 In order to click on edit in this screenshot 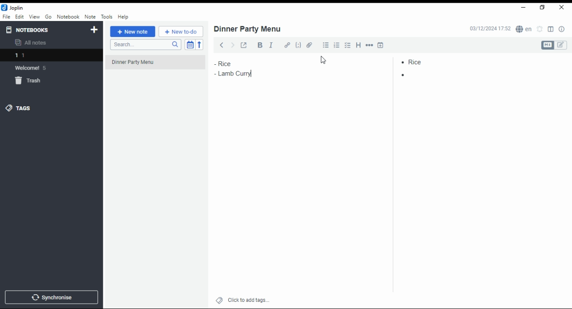, I will do `click(20, 17)`.